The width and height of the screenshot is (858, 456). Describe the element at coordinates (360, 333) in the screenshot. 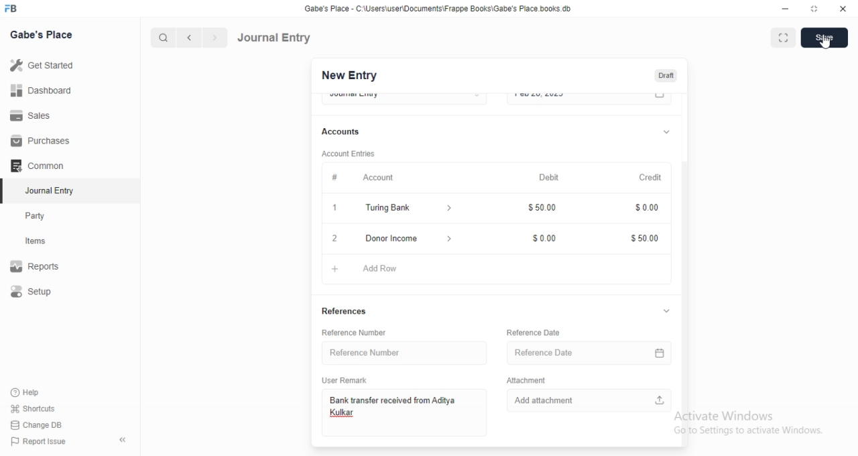

I see `Reference Number` at that location.